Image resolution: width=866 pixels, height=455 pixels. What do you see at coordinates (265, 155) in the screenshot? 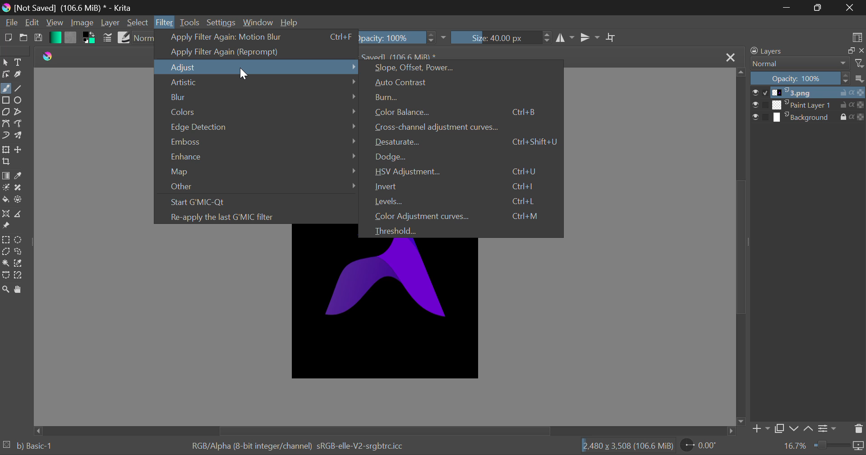
I see `Enhance` at bounding box center [265, 155].